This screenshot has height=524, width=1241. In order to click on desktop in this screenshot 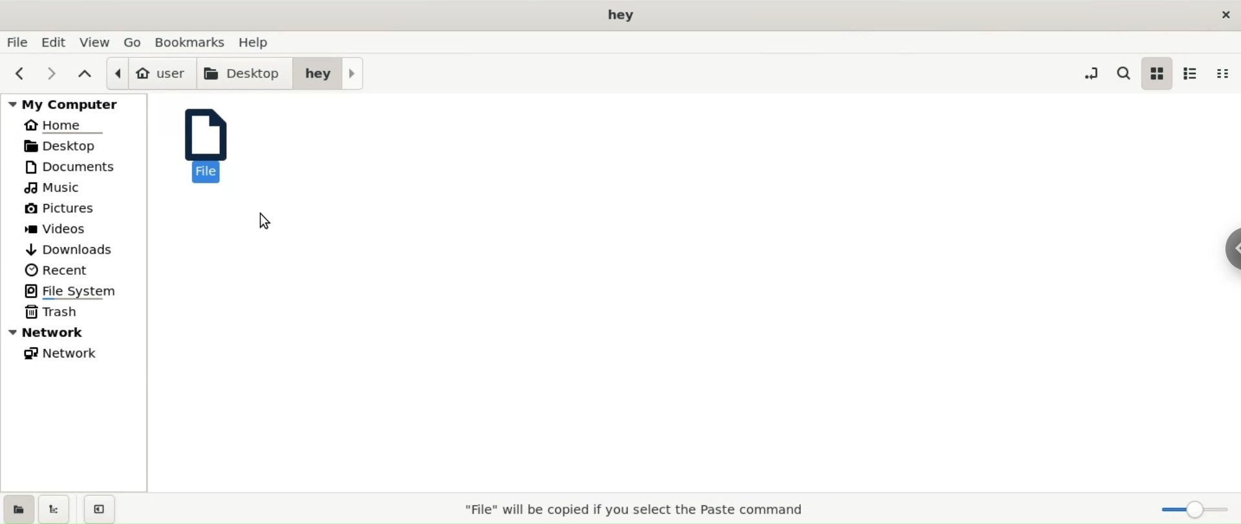, I will do `click(245, 71)`.